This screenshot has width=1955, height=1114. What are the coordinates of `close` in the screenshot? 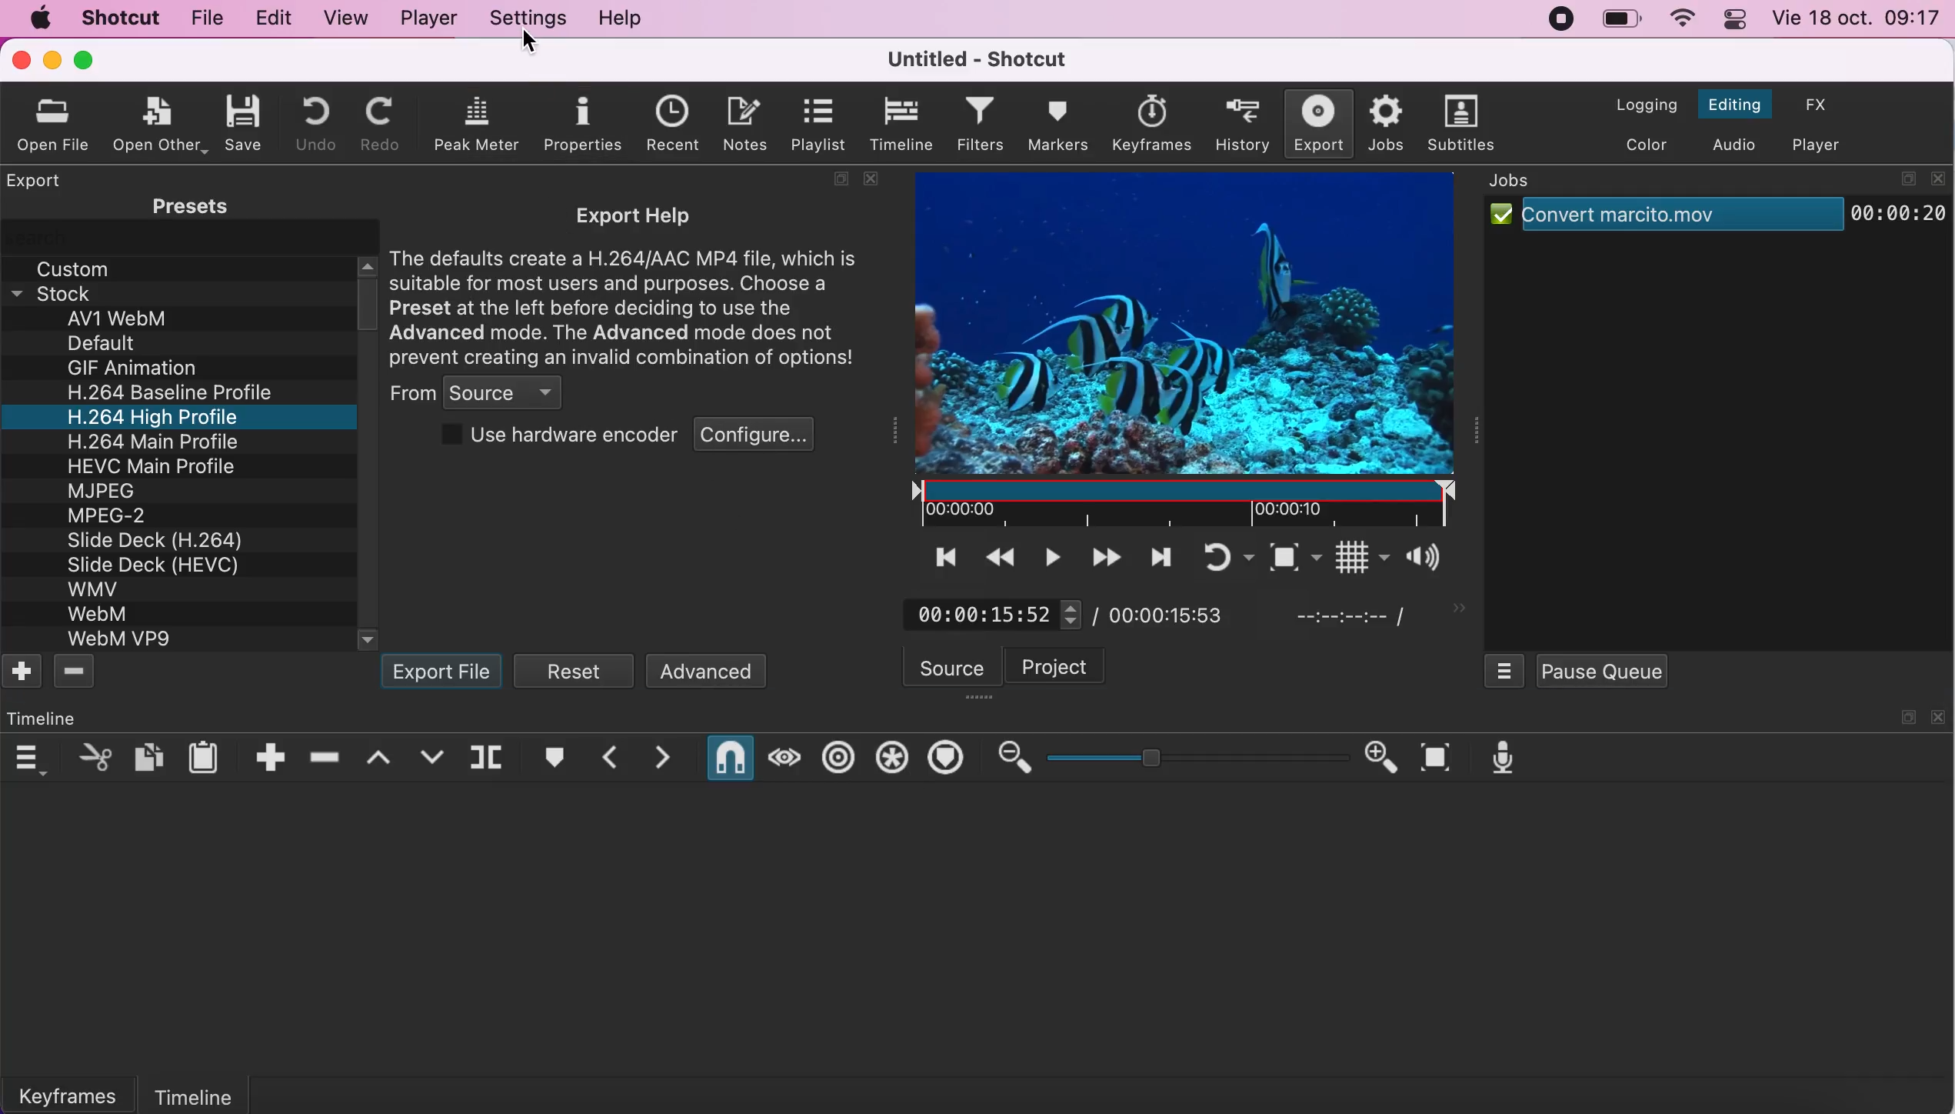 It's located at (1938, 178).